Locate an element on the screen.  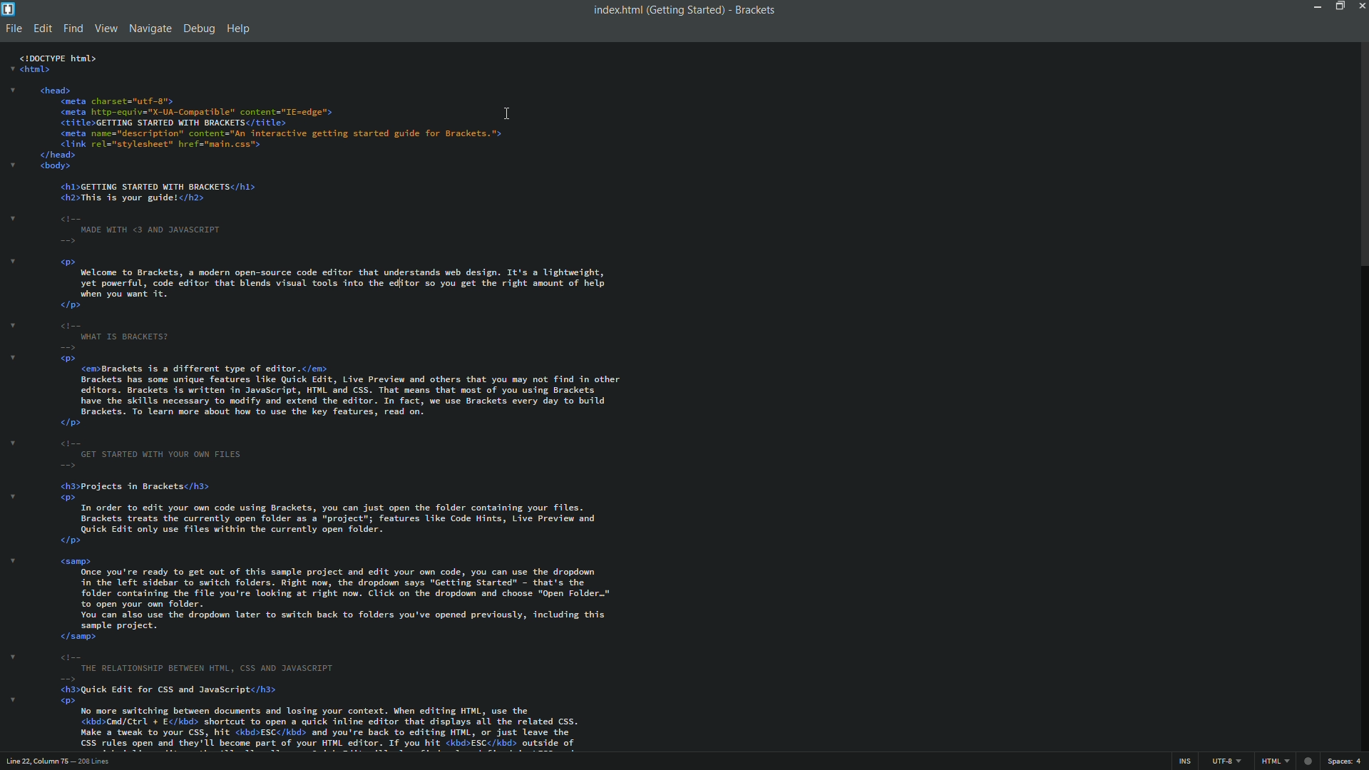
«>
Welcome to Brackets, a modern open-source code editor that understands web design. It's a lightweight,
yet powerful, code editor that blends visual tools into the editor so you get the right amount of help
when you want it.

</p>
WHAT IS BRACKETS?

w@
<emBrackets is a different type of editor.</em>
Brackets has some unique features Like Quick Edit, Live Preview and others that you may not find in other
editors. Brackets is written in Javascript, HTHL and CSS. That means that most of you using Brackets
have the skills necessary to modify and extend the editor. In fact, we use Brackets every day to build
Brackets. To learn more about how to use the key features, read on.

</p>
GET STARTED WITH YOUR OWN FILES

<h3>Projects in Brackets</h3>

>
In order to edit your own code using Brackets, you can just open the folder containing your files.
Brackets treats the currently open folder as a "project"; features like Code Hints, Live Preview and
Quick Edit only use files within the currently open folder.

</p>

<samp>
Once you're ready to get out of this sample project and edit your own code, you can use the dropdown
in the left sidebar to switch folders. Right now, the dropdown says "Getting Started" - that's the
folder containing the file you're looking at right now. Click on the dropdown and choose "Open Folder."
to open your own folder.
You can also use the dropdown later to switch back to folders you've opened previously, including this
sample project.

</samp>
THE RELATIONSHIP BETWEEN HTHL, CSS AND JAVASCRIPT

<h3>Quick Edit for Cs and Javascripte/h3>

>
No more switching between documents and losing your context. When editing HTNL, use the
<kbd>Cnd/Ctrl + E</kbd> shortcut to open a quick inline editor that displays all the related Css.
Make a tweak to your CSS, hit <kbd>ESC</kbd> and you're back to editing HTML, or just leave the
CSS rules open and they'll become part of your HTML editor. If you hit ckbd>ESC</kbd> outside of is located at coordinates (350, 503).